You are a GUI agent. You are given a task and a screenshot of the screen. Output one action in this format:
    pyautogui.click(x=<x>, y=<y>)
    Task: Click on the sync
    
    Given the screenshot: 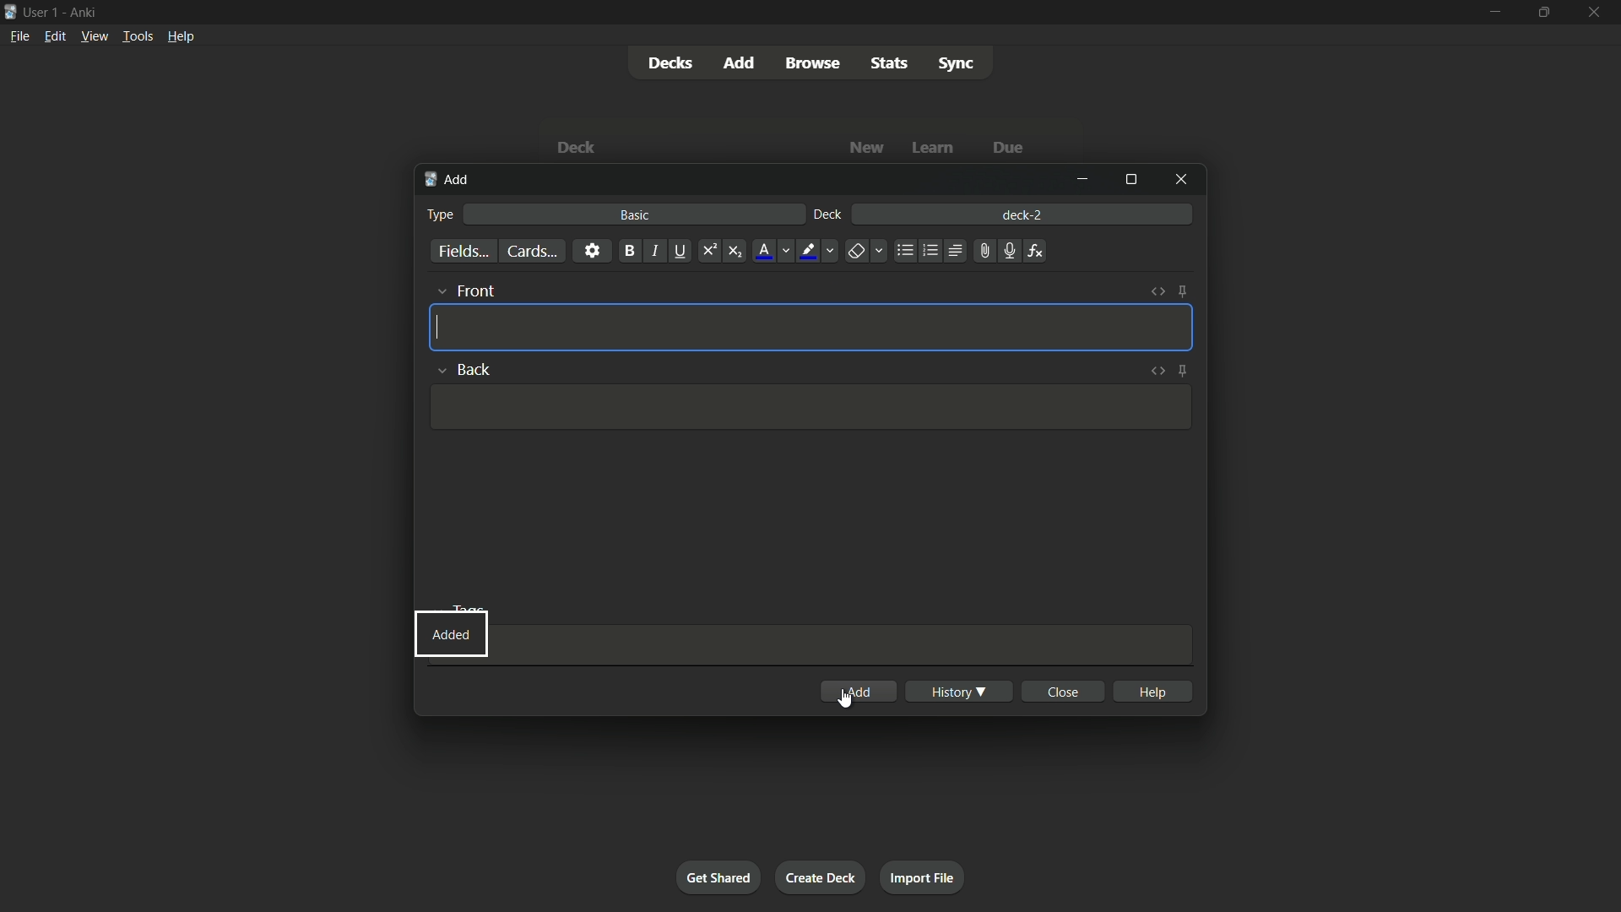 What is the action you would take?
    pyautogui.click(x=957, y=64)
    